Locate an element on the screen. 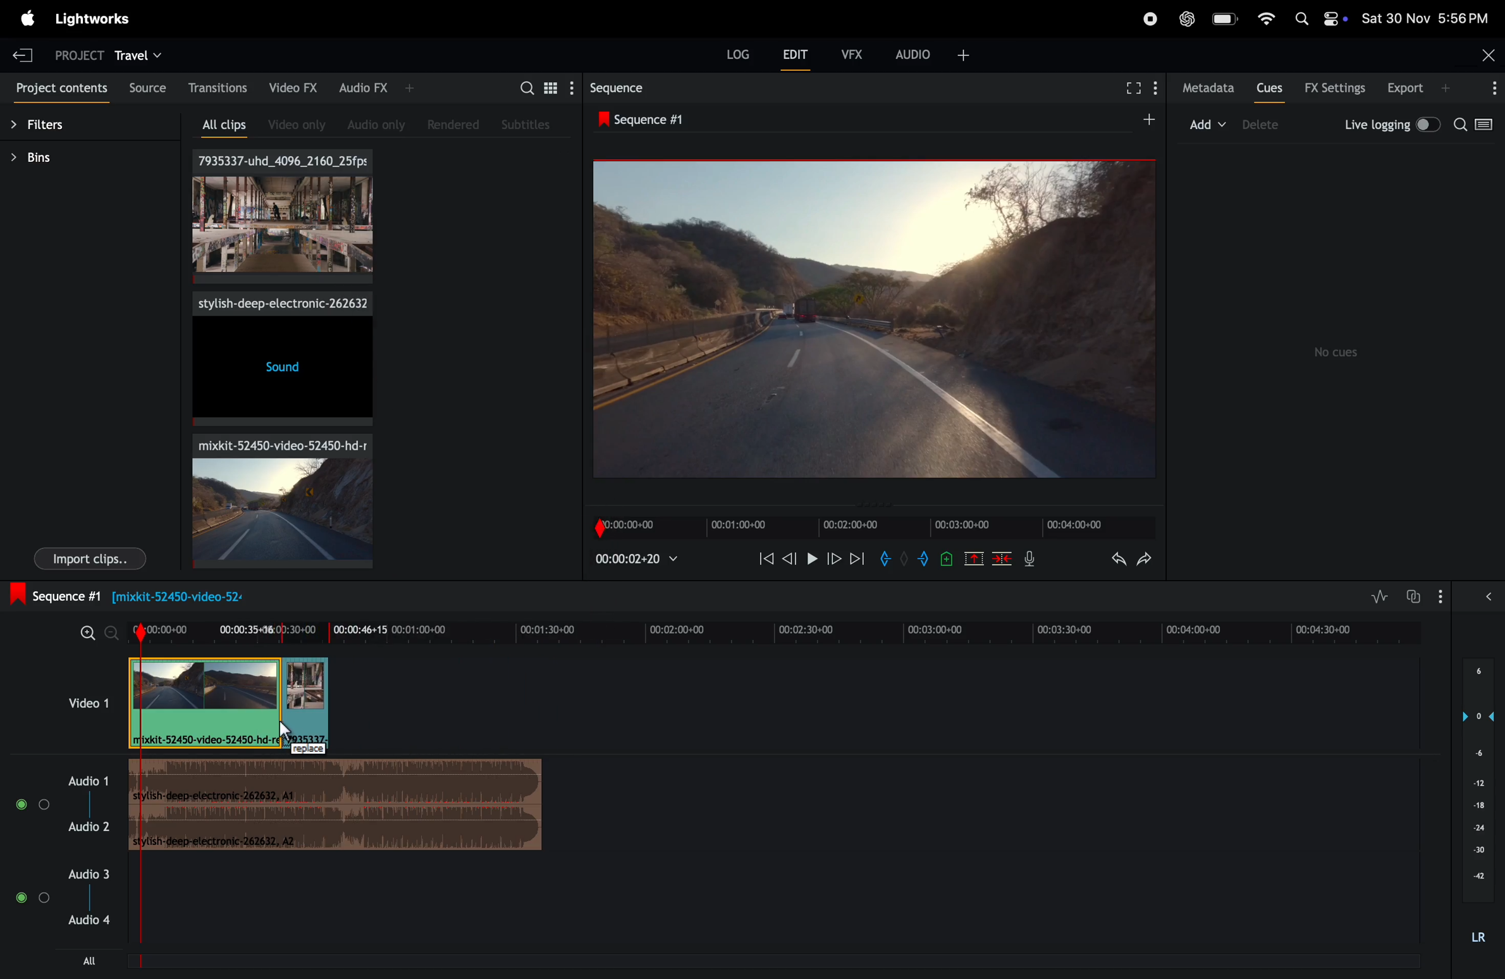 This screenshot has height=979, width=1505. search is located at coordinates (536, 87).